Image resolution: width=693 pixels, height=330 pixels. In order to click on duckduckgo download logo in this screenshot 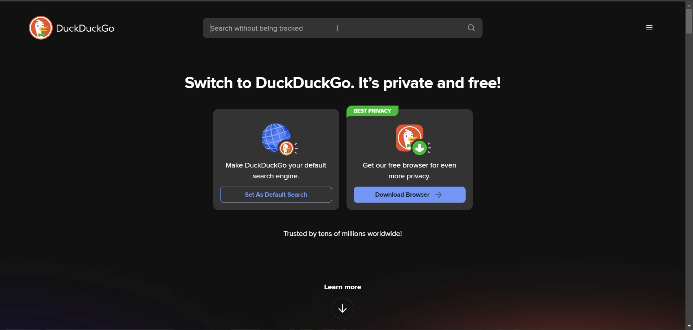, I will do `click(415, 139)`.